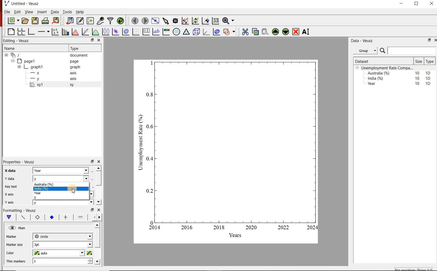 The image size is (437, 271). I want to click on Type, so click(81, 48).